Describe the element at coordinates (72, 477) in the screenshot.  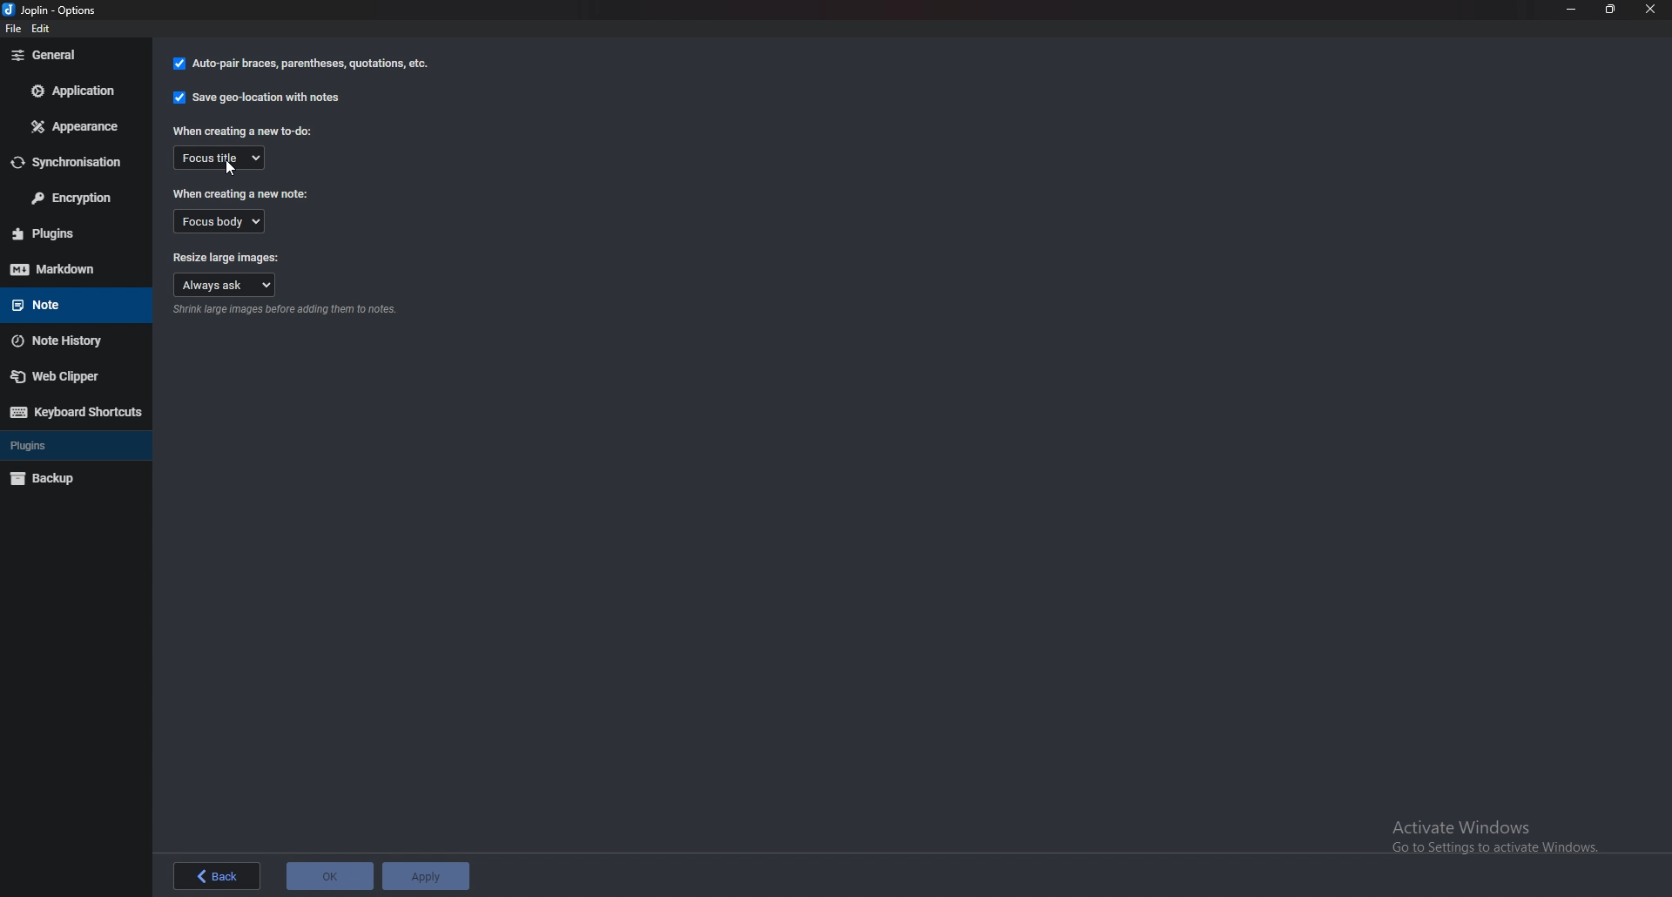
I see `Back up` at that location.